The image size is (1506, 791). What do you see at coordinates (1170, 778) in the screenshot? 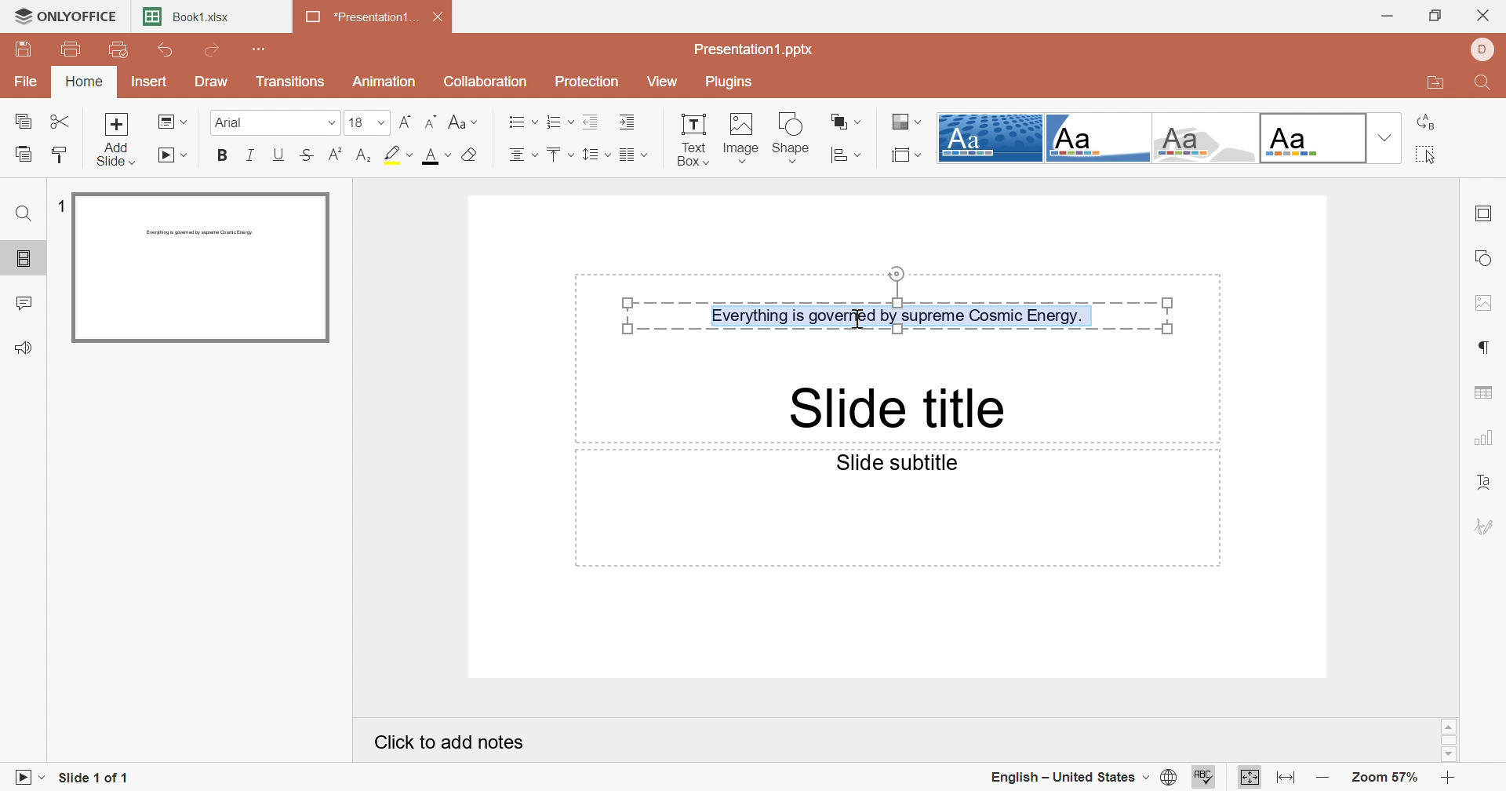
I see `Set document language` at bounding box center [1170, 778].